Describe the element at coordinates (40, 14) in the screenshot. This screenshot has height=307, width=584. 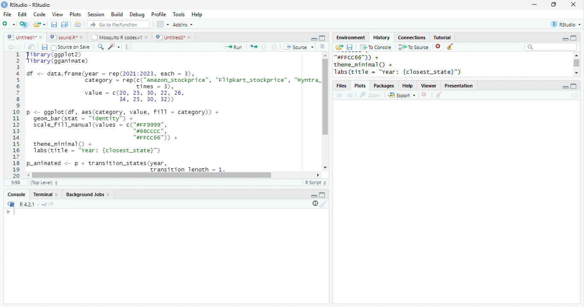
I see `Code` at that location.